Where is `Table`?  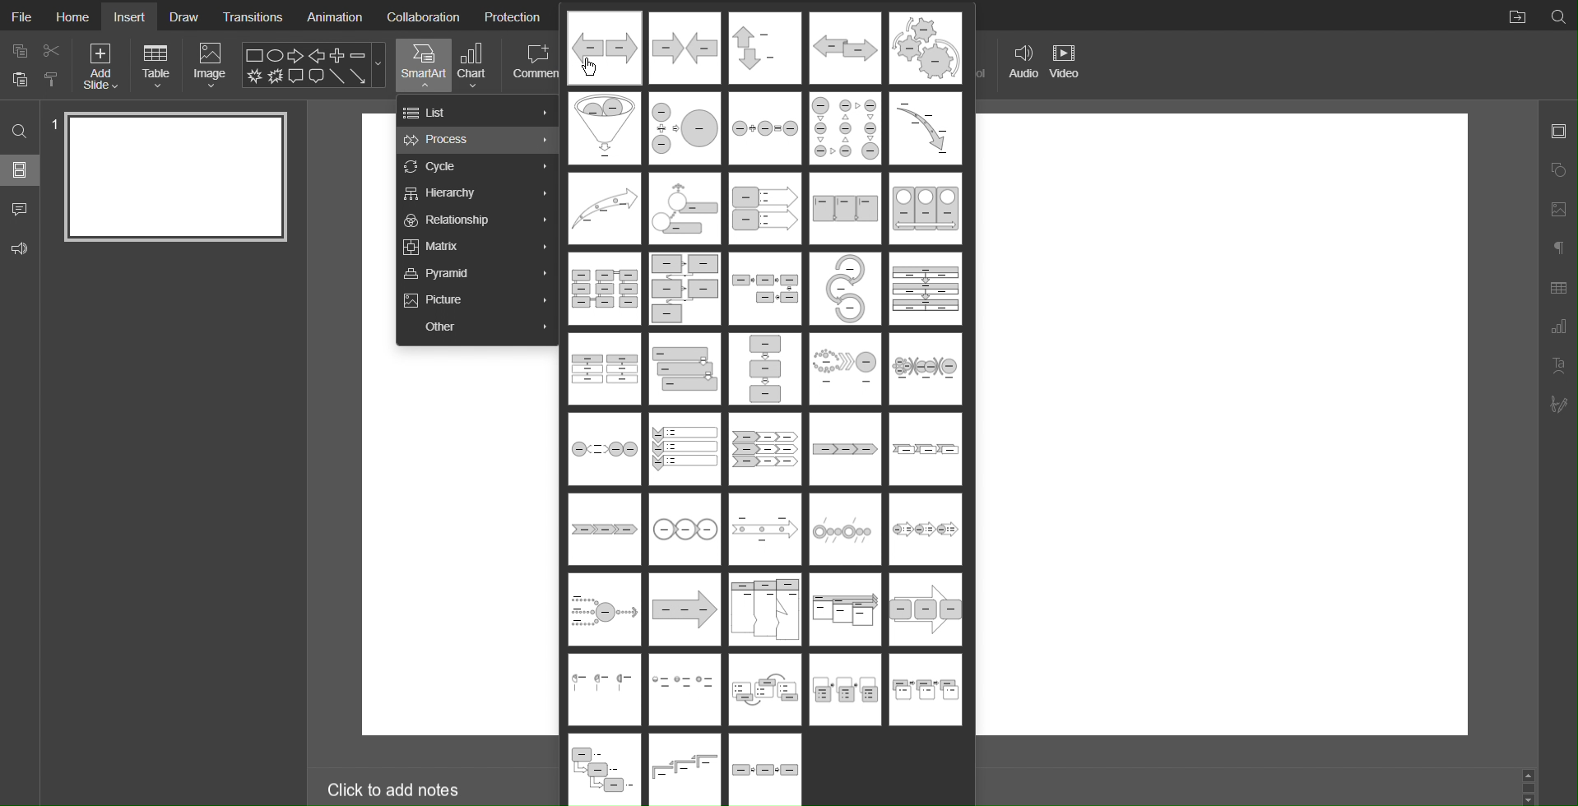
Table is located at coordinates (157, 66).